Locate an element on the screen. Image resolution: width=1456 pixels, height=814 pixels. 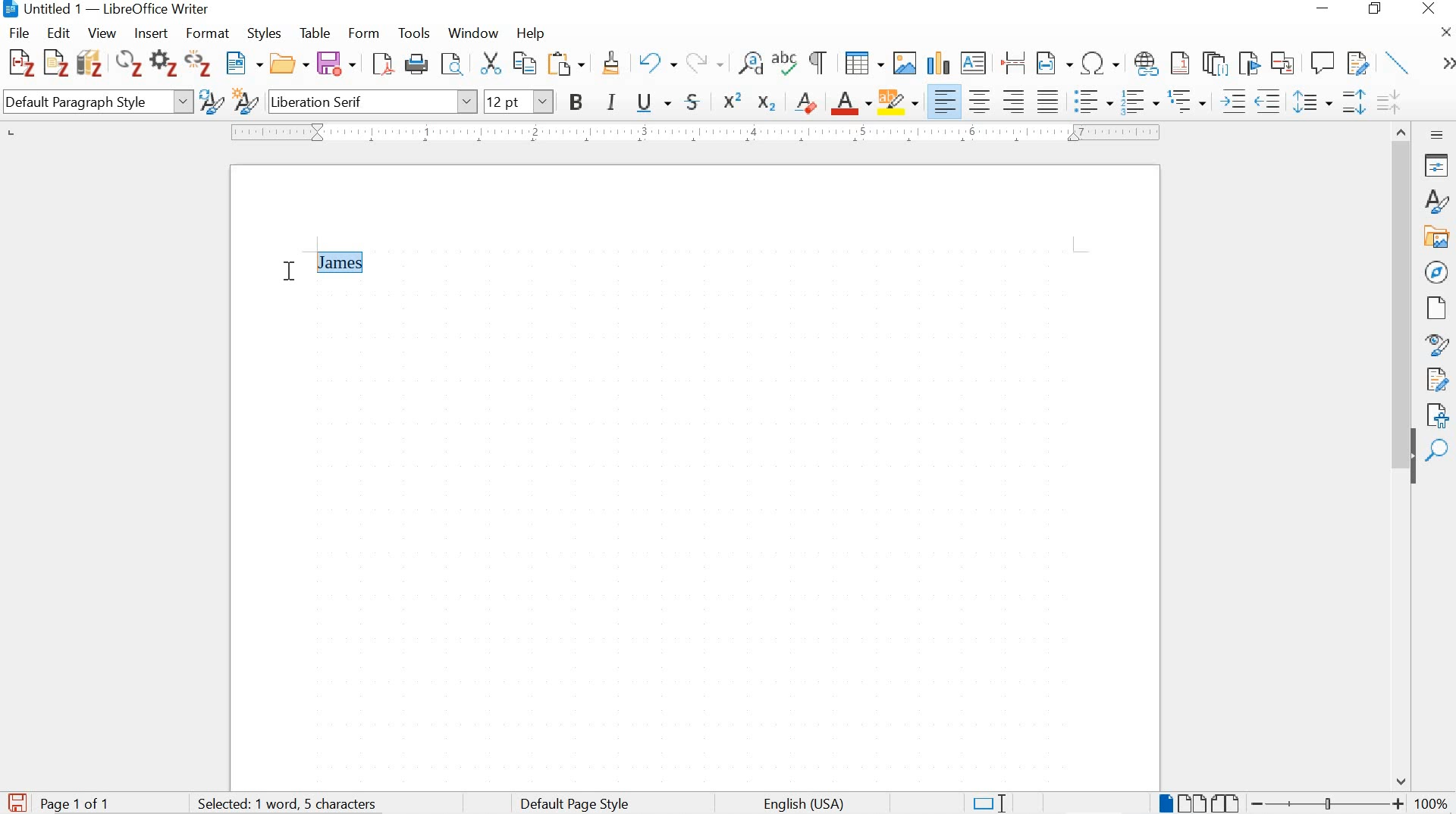
character highlighting color is located at coordinates (899, 101).